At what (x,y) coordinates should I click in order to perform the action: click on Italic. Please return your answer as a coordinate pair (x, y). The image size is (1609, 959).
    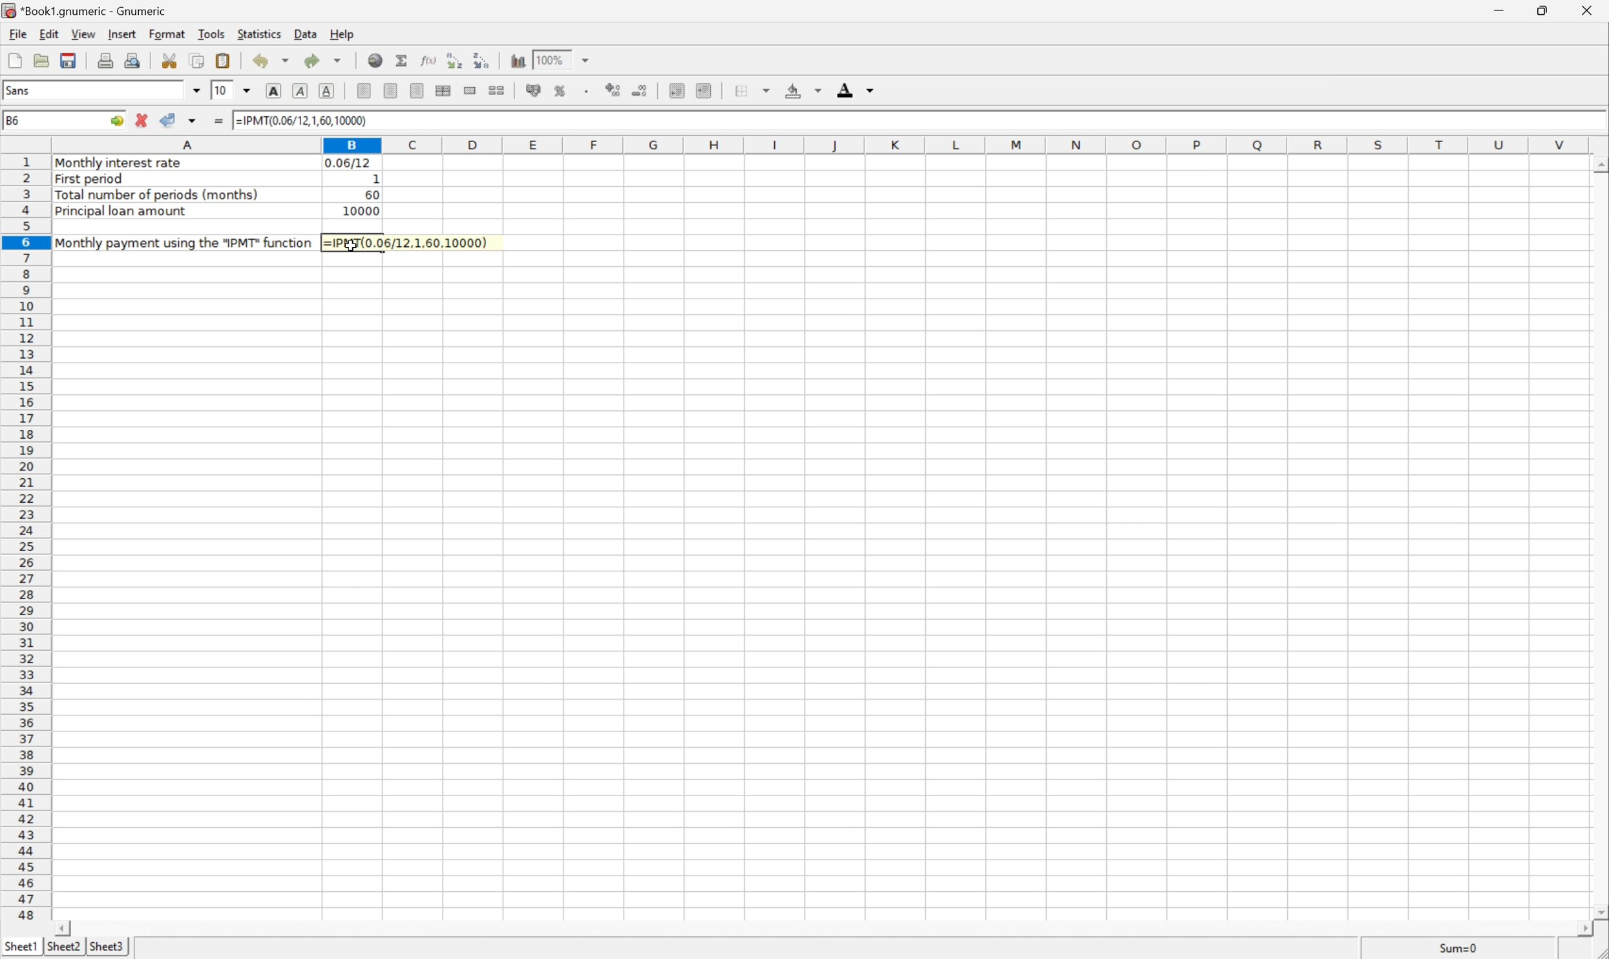
    Looking at the image, I should click on (303, 90).